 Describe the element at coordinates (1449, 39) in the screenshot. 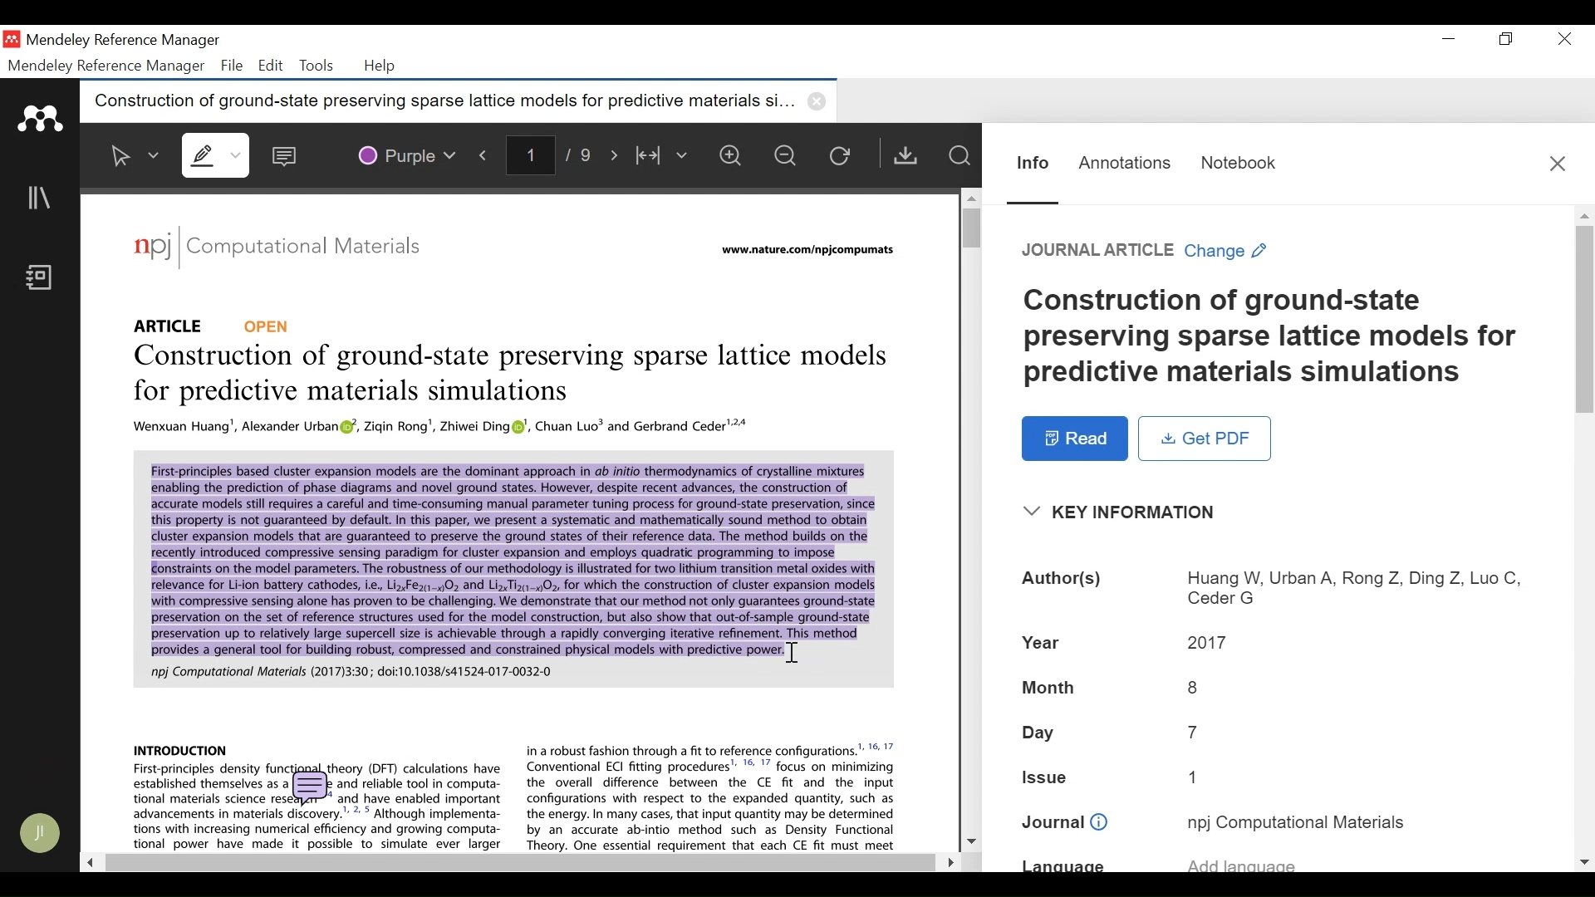

I see `minimize` at that location.